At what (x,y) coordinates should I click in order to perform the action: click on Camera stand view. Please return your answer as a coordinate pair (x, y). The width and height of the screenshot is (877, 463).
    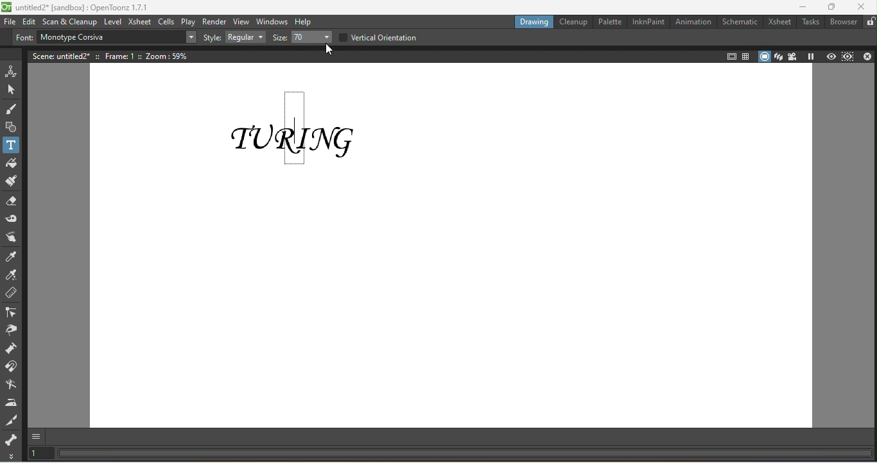
    Looking at the image, I should click on (763, 56).